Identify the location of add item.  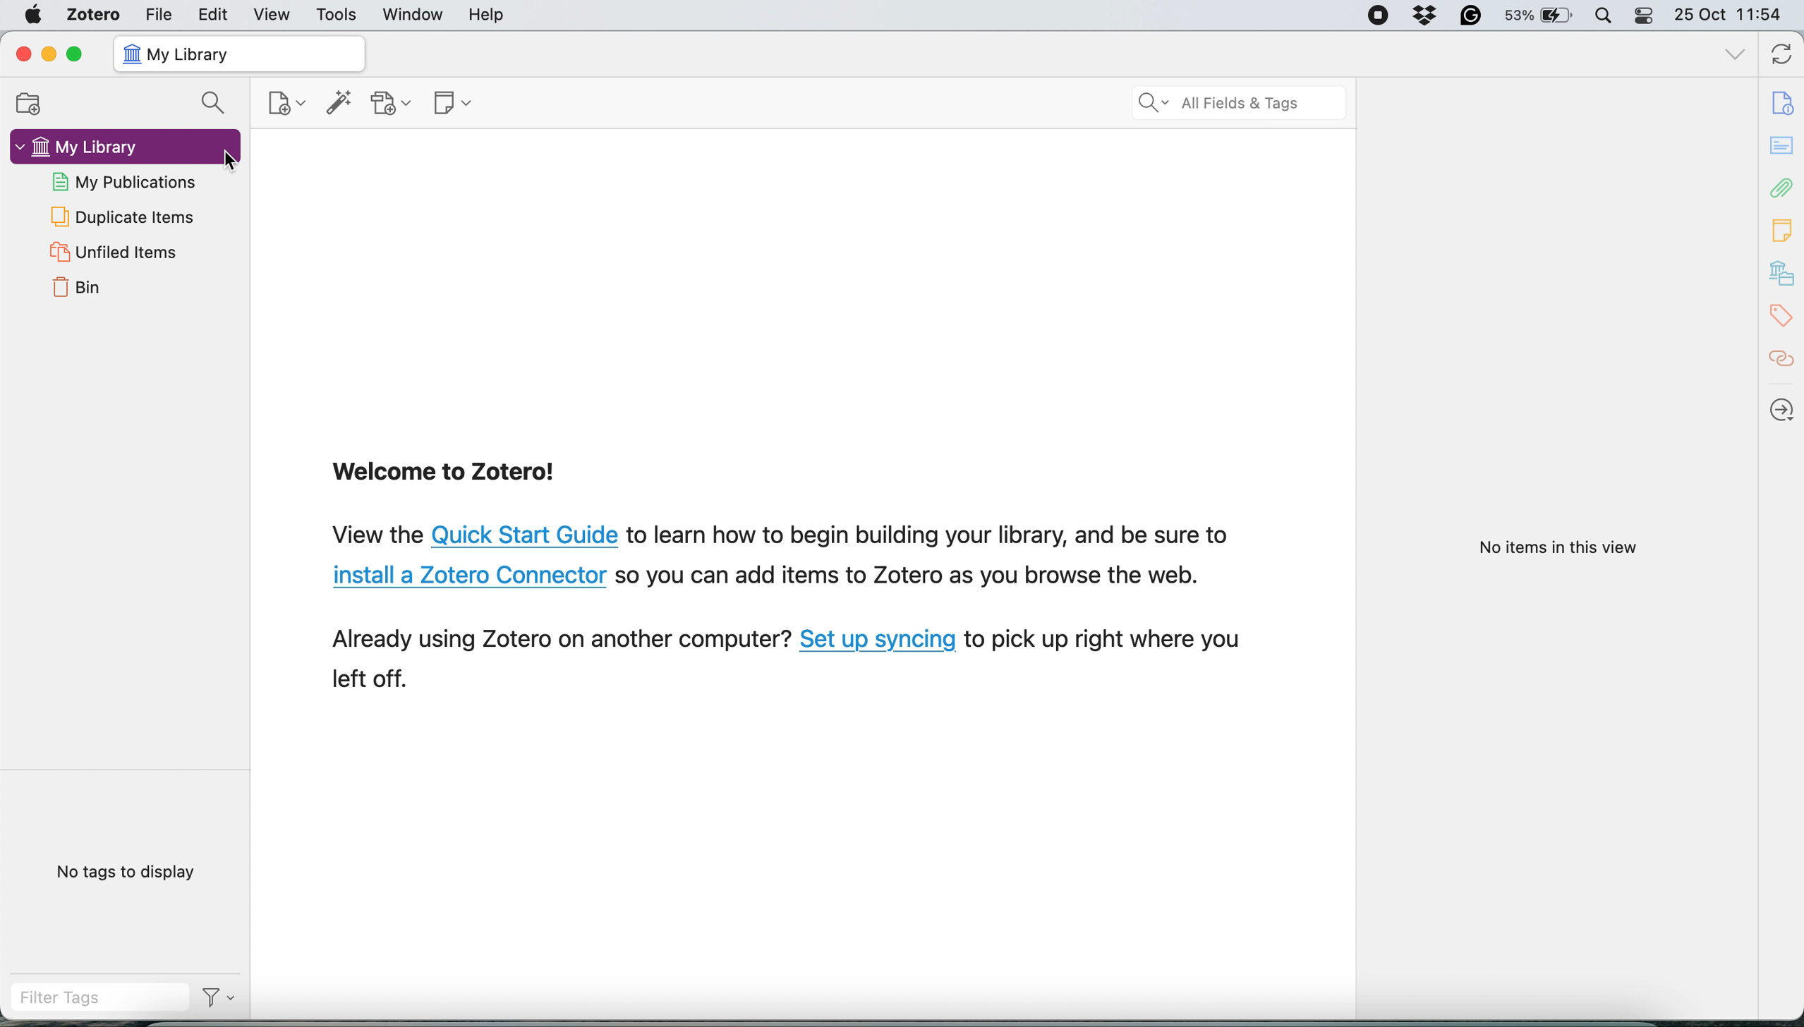
(337, 103).